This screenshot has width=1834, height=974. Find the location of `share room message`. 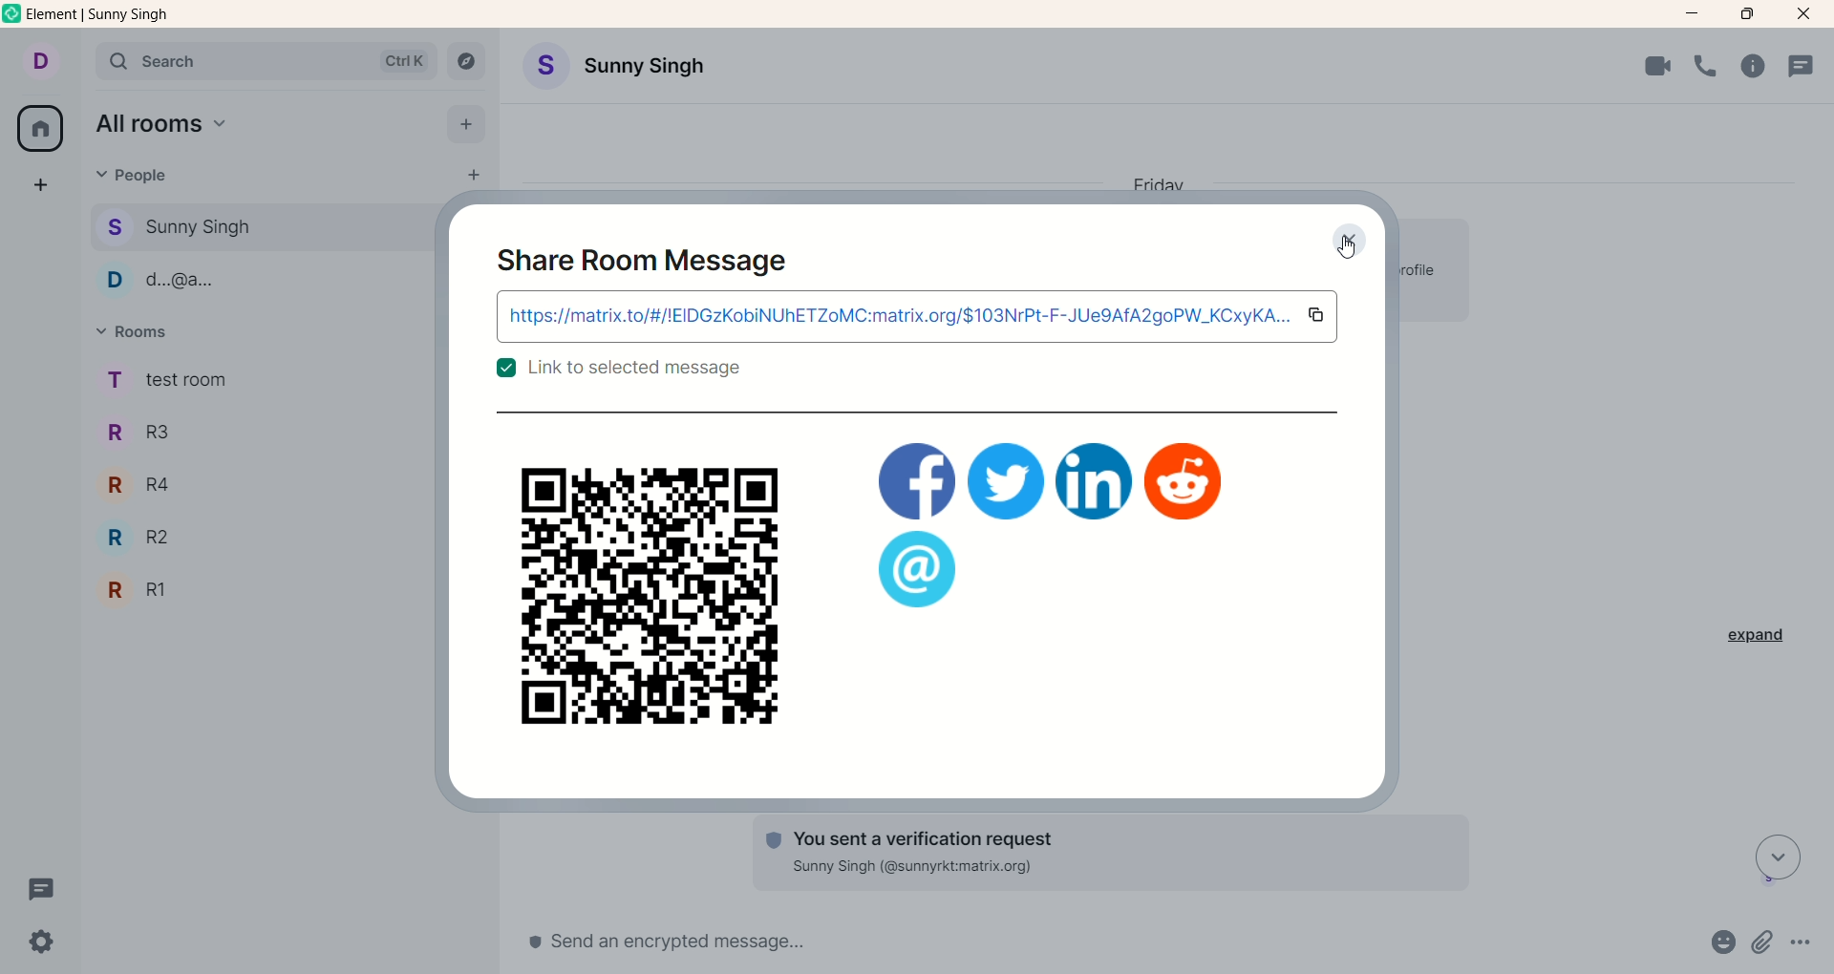

share room message is located at coordinates (651, 267).